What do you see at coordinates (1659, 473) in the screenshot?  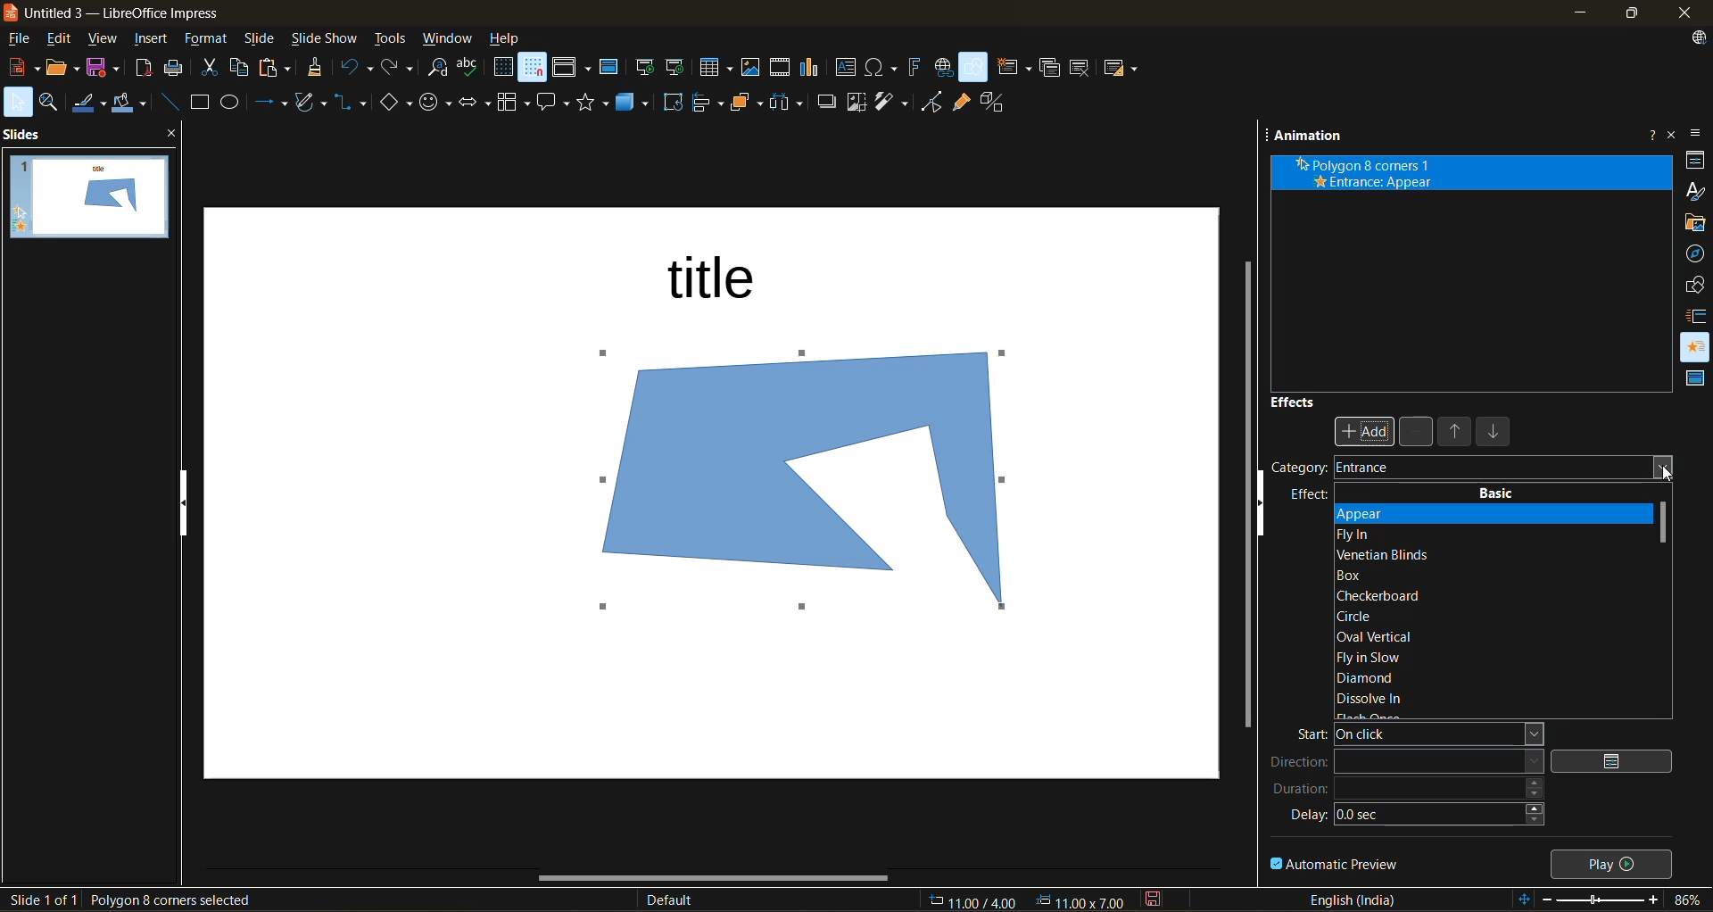 I see `cursor` at bounding box center [1659, 473].